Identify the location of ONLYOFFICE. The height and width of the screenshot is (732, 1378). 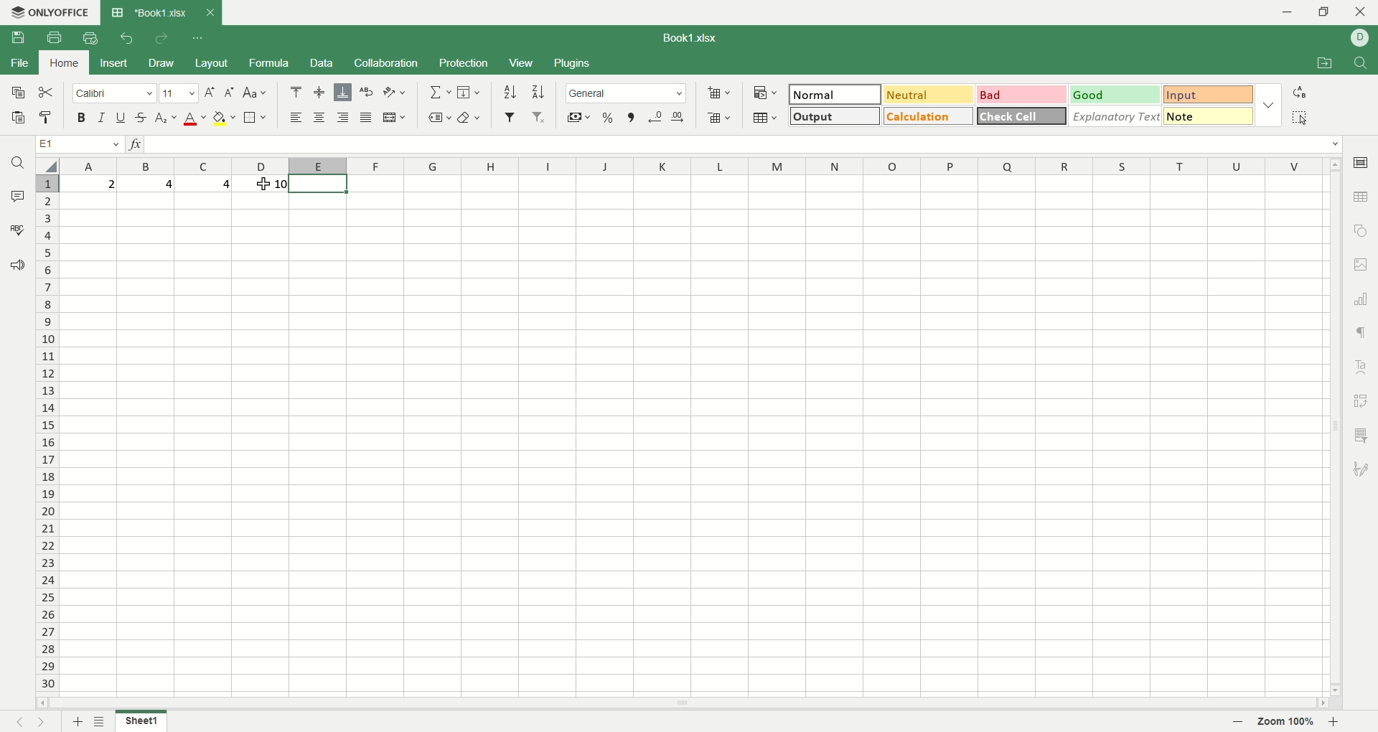
(51, 11).